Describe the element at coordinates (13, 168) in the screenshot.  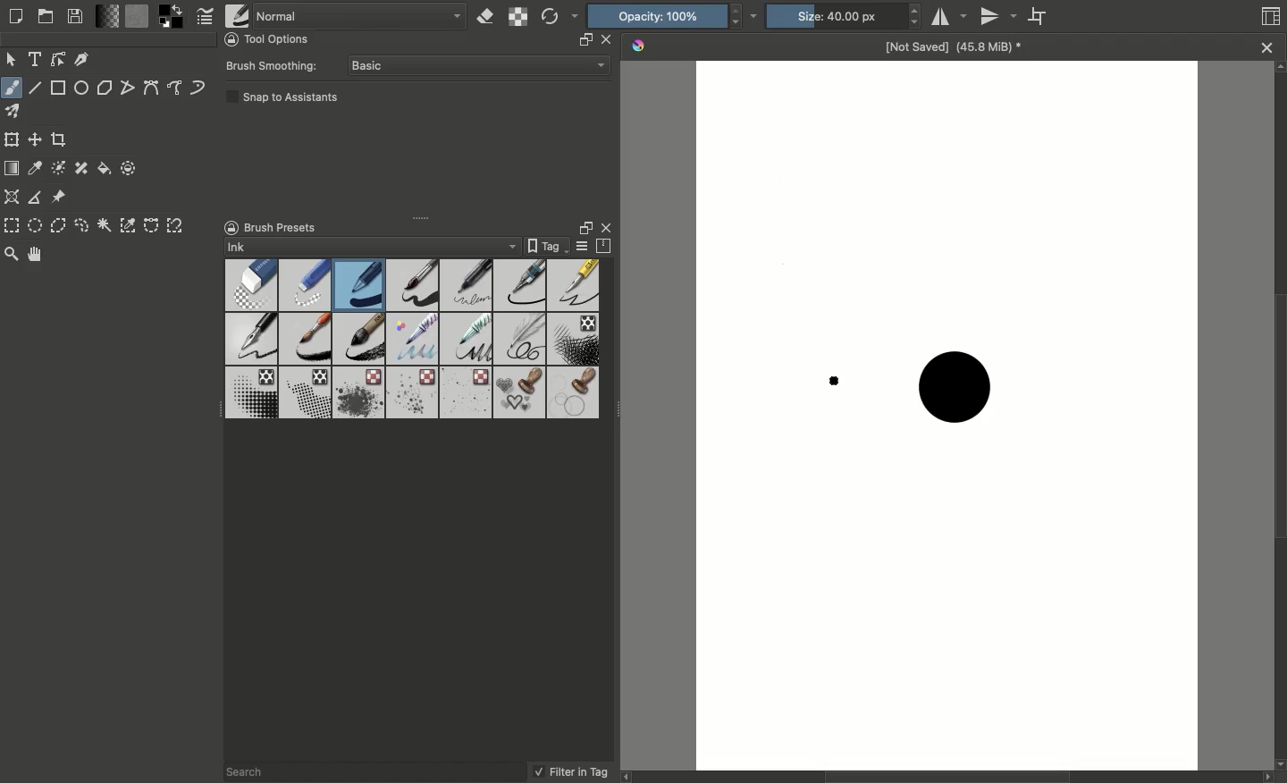
I see `Draw a gradient` at that location.